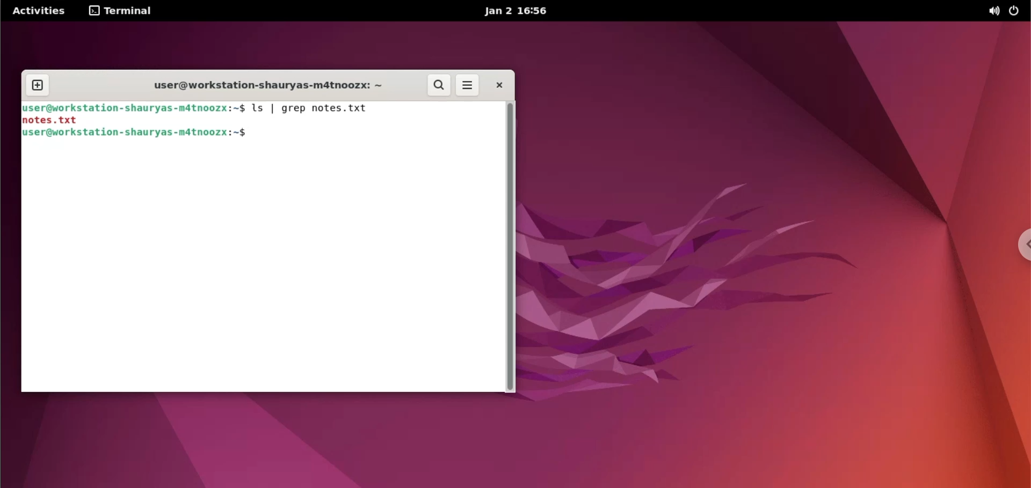 This screenshot has width=1031, height=488. Describe the element at coordinates (1019, 249) in the screenshot. I see `chrome options` at that location.